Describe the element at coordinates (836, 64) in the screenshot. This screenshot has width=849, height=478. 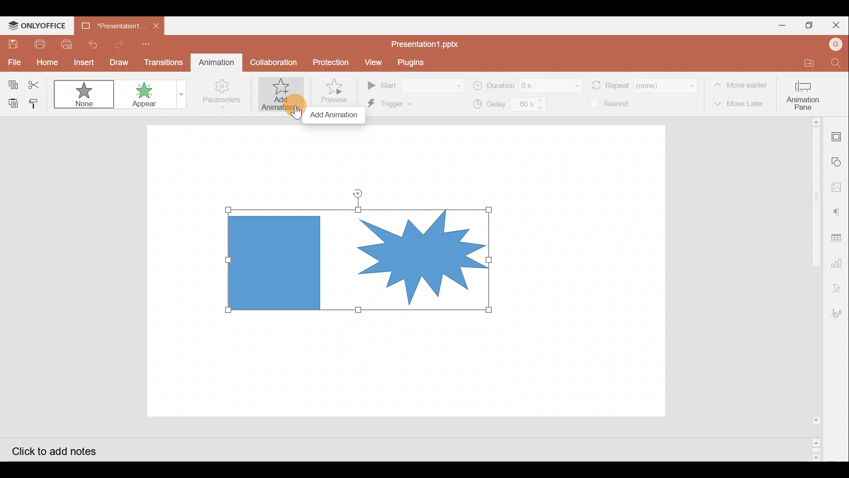
I see `Find` at that location.